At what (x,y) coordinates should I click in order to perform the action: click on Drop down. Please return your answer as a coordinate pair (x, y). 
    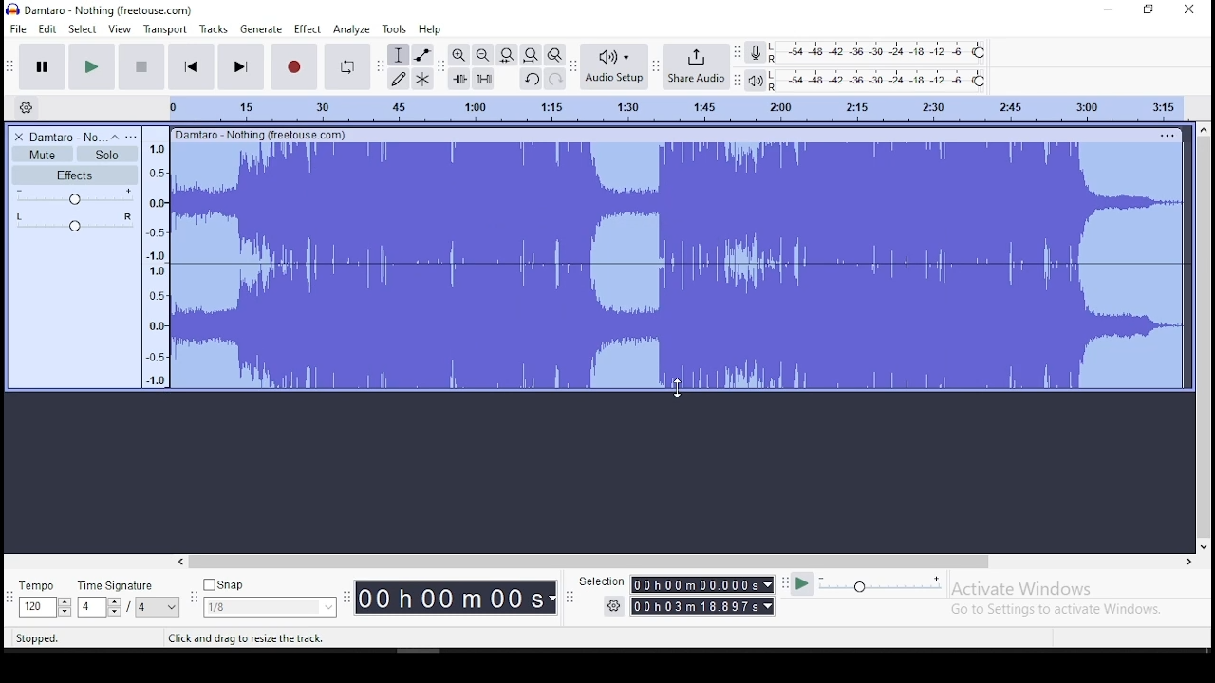
    Looking at the image, I should click on (327, 605).